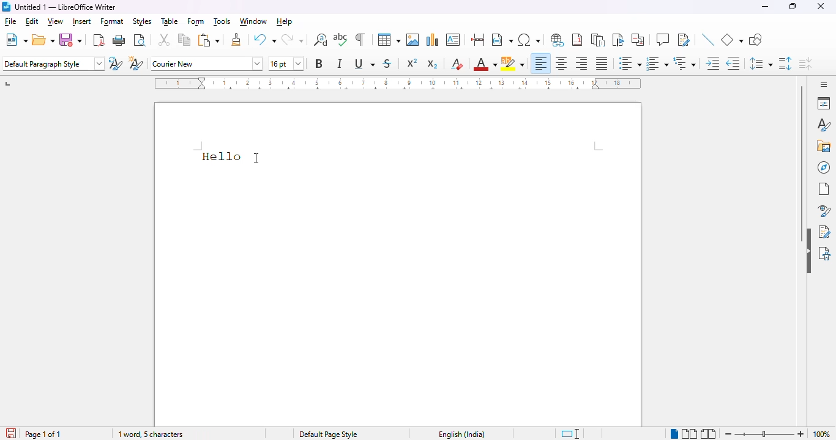 This screenshot has width=836, height=440. I want to click on new style from selection, so click(137, 64).